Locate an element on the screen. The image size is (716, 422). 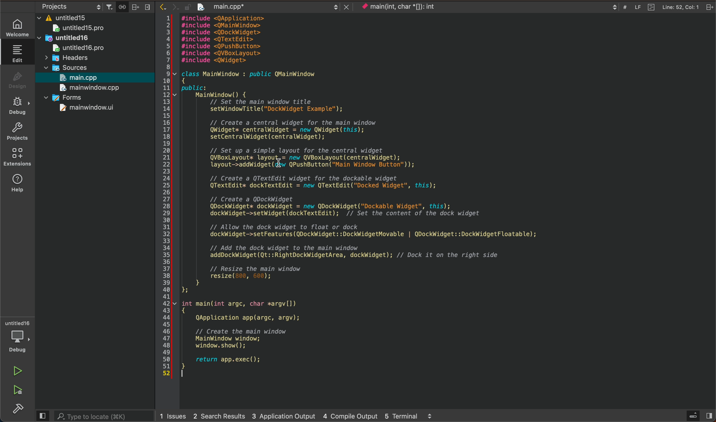
search is located at coordinates (104, 416).